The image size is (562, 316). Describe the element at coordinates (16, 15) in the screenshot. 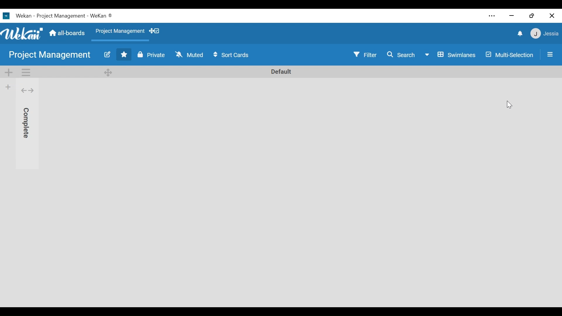

I see `Wekan Desktop icon` at that location.